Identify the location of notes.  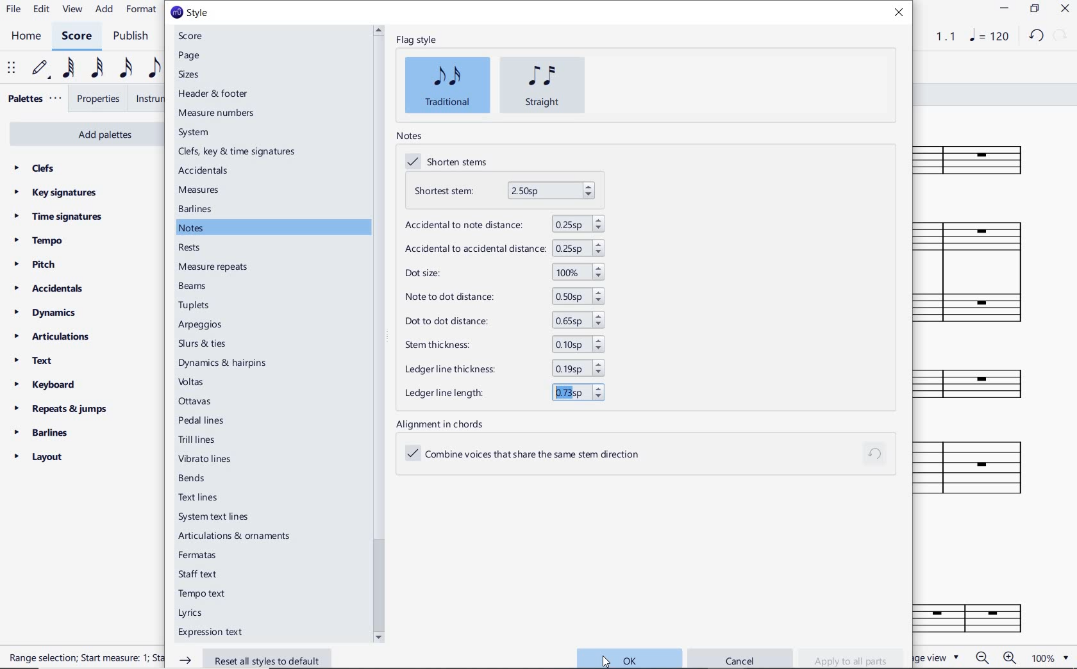
(194, 228).